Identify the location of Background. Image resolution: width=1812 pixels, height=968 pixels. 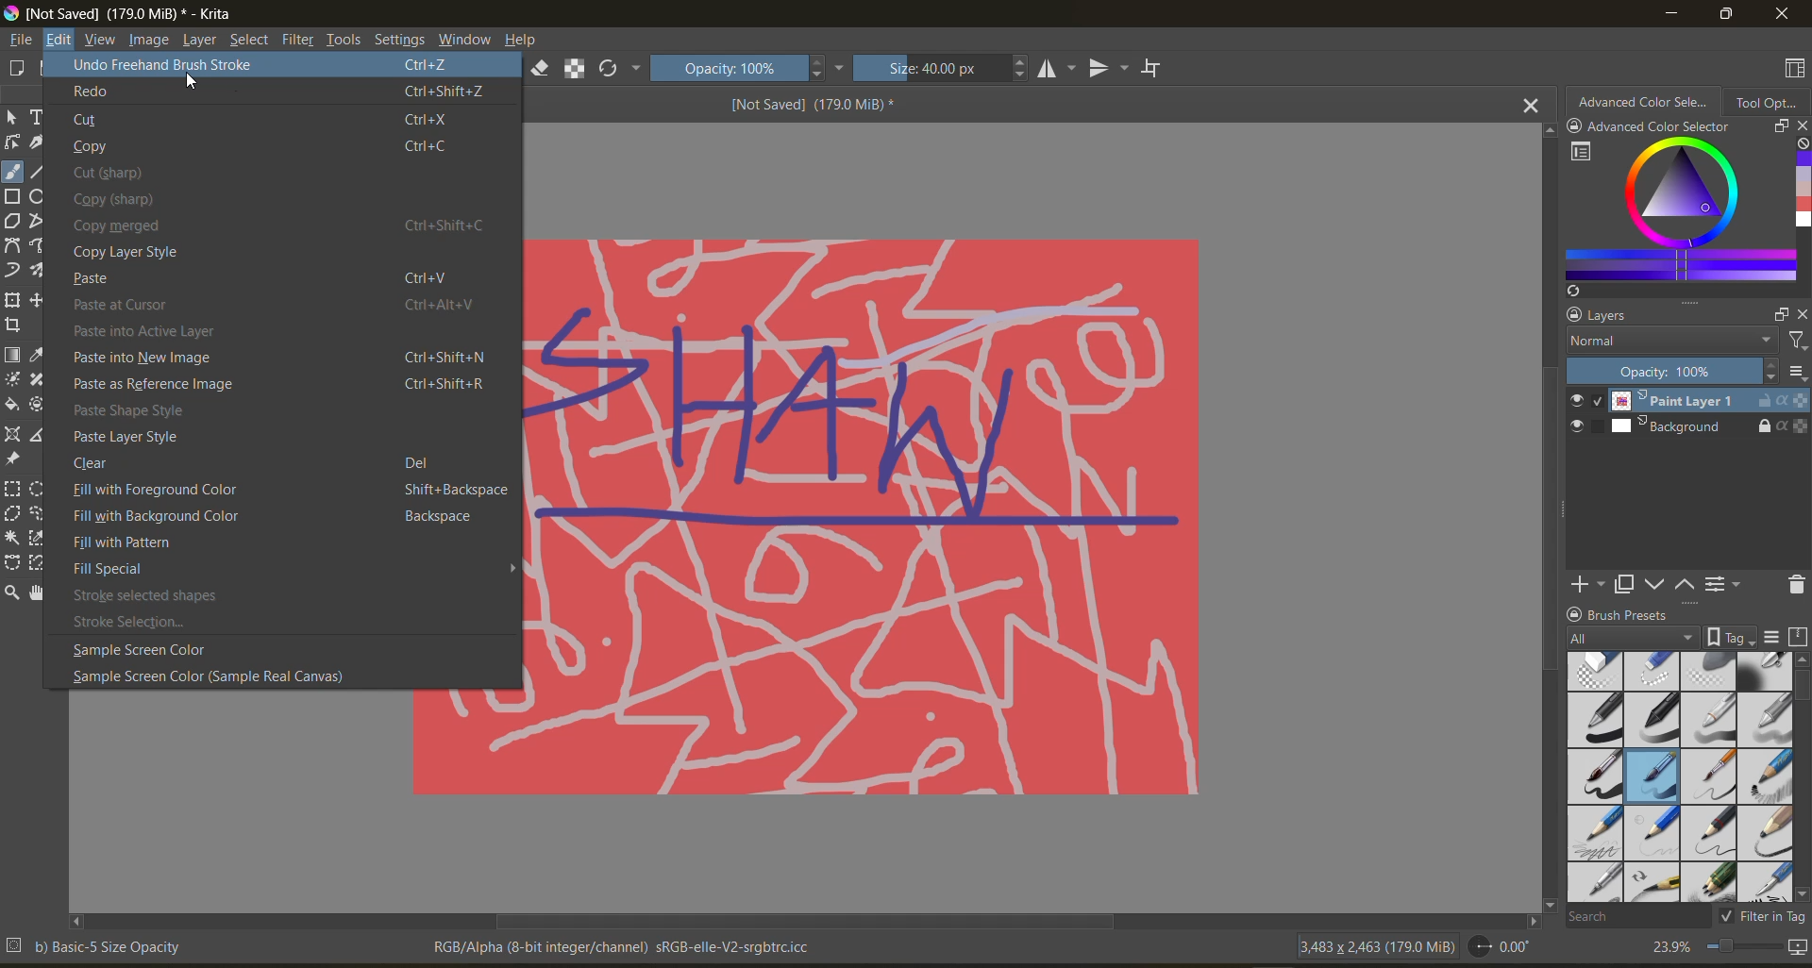
(1709, 428).